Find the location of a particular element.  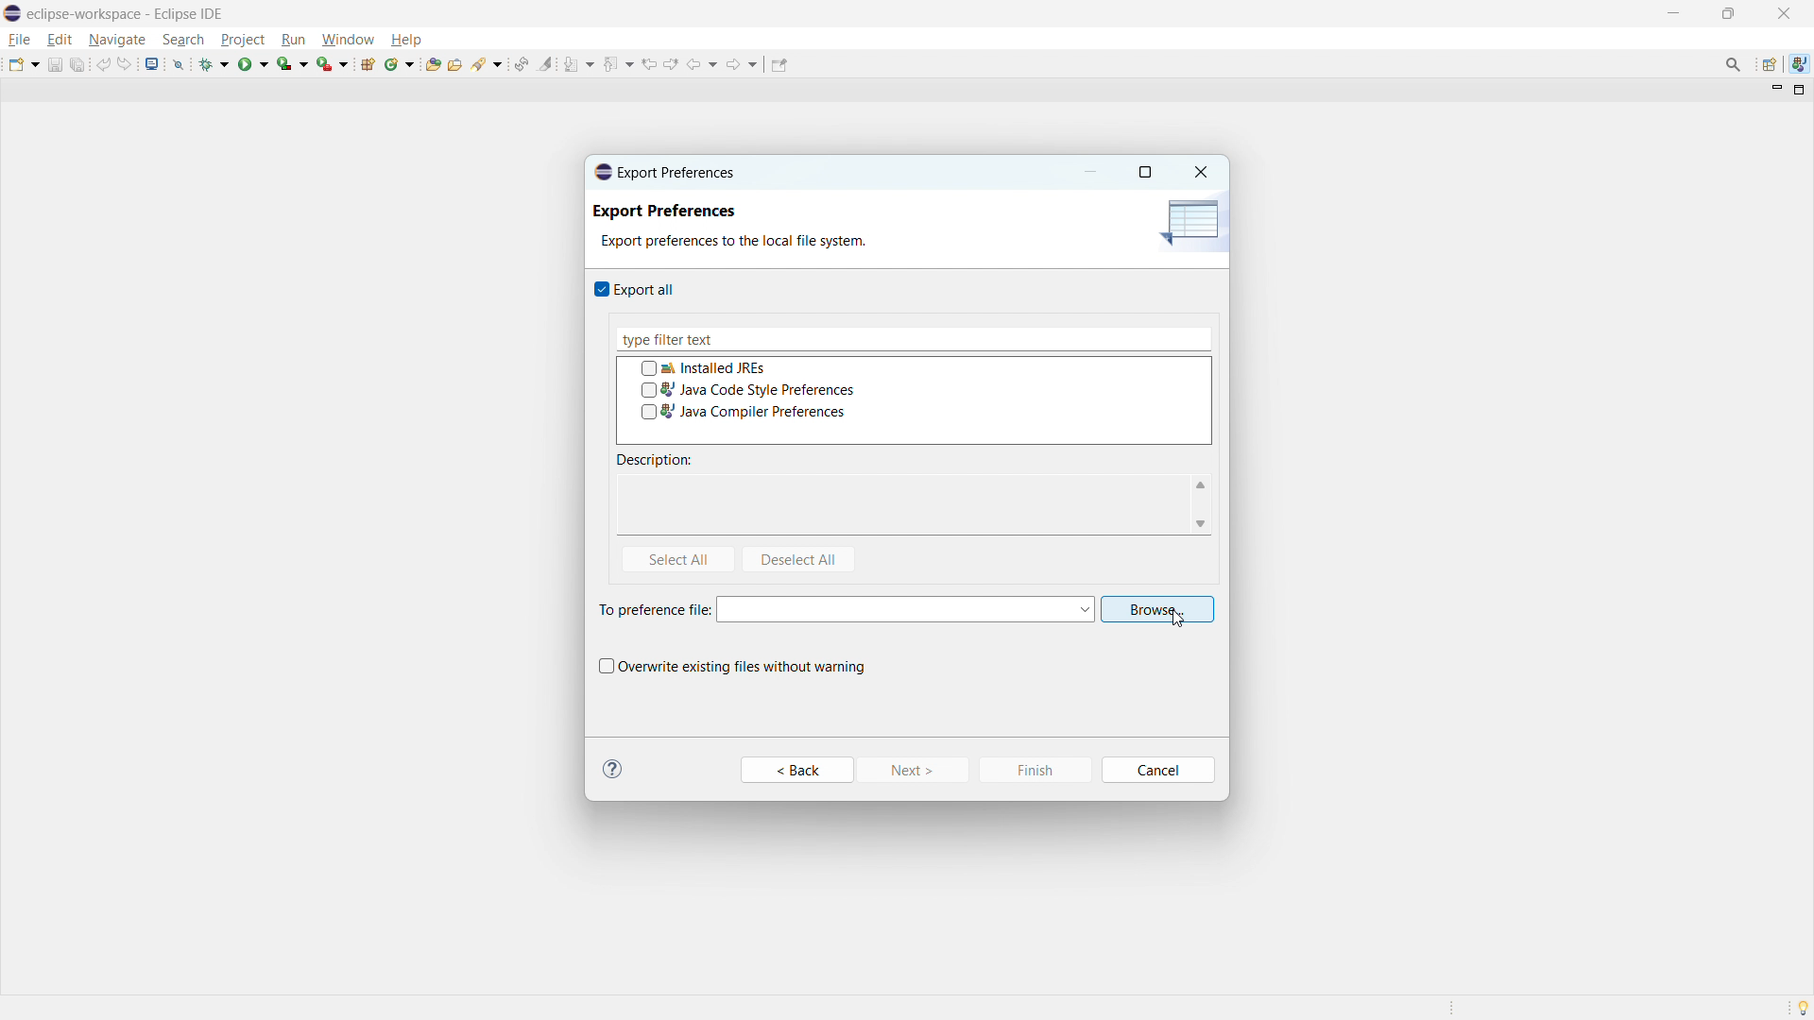

minimize view is located at coordinates (1774, 91).